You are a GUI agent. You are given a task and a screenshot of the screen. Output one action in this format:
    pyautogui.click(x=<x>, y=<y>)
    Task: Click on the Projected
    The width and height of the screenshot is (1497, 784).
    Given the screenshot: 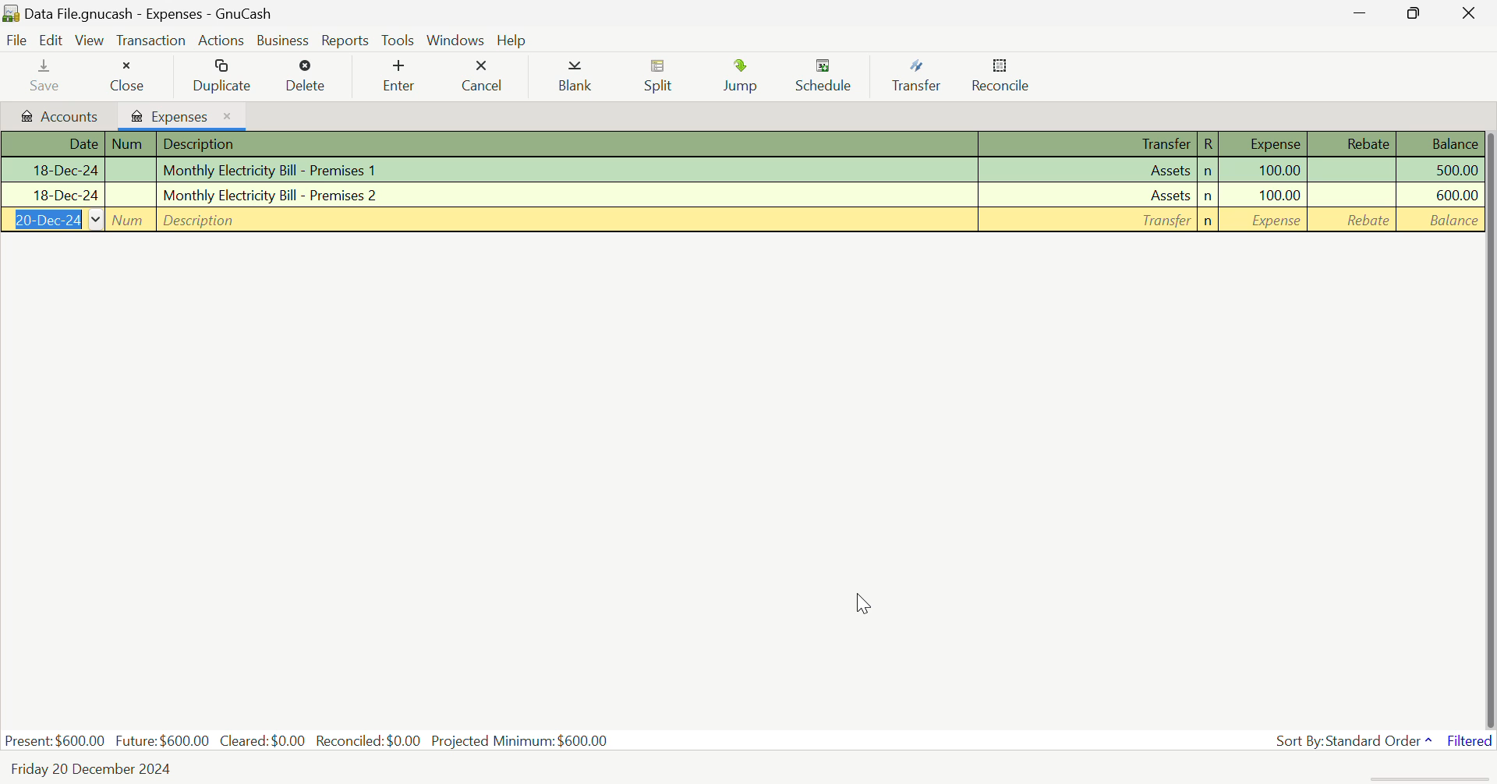 What is the action you would take?
    pyautogui.click(x=519, y=740)
    